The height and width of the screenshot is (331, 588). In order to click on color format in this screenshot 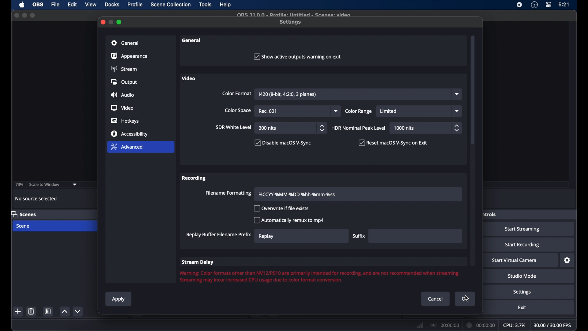, I will do `click(287, 94)`.